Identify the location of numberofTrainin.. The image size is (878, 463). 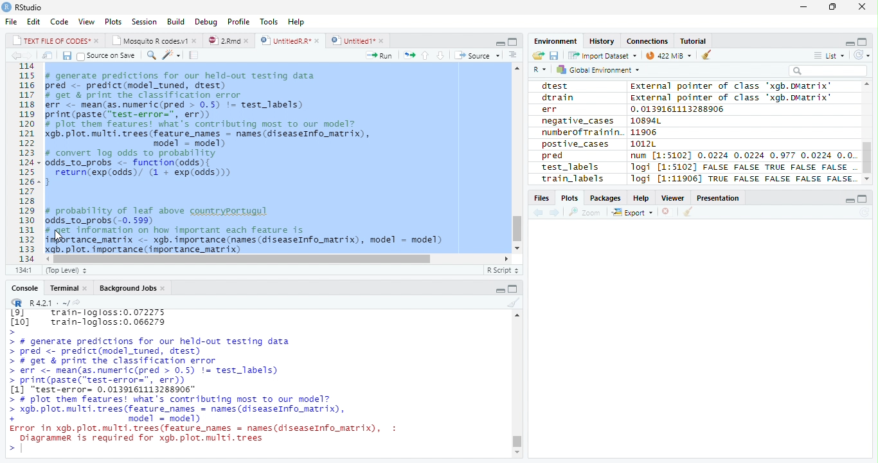
(581, 132).